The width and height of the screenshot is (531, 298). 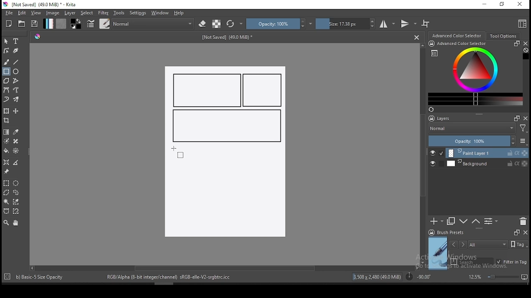 What do you see at coordinates (17, 100) in the screenshot?
I see `multibrush tool` at bounding box center [17, 100].